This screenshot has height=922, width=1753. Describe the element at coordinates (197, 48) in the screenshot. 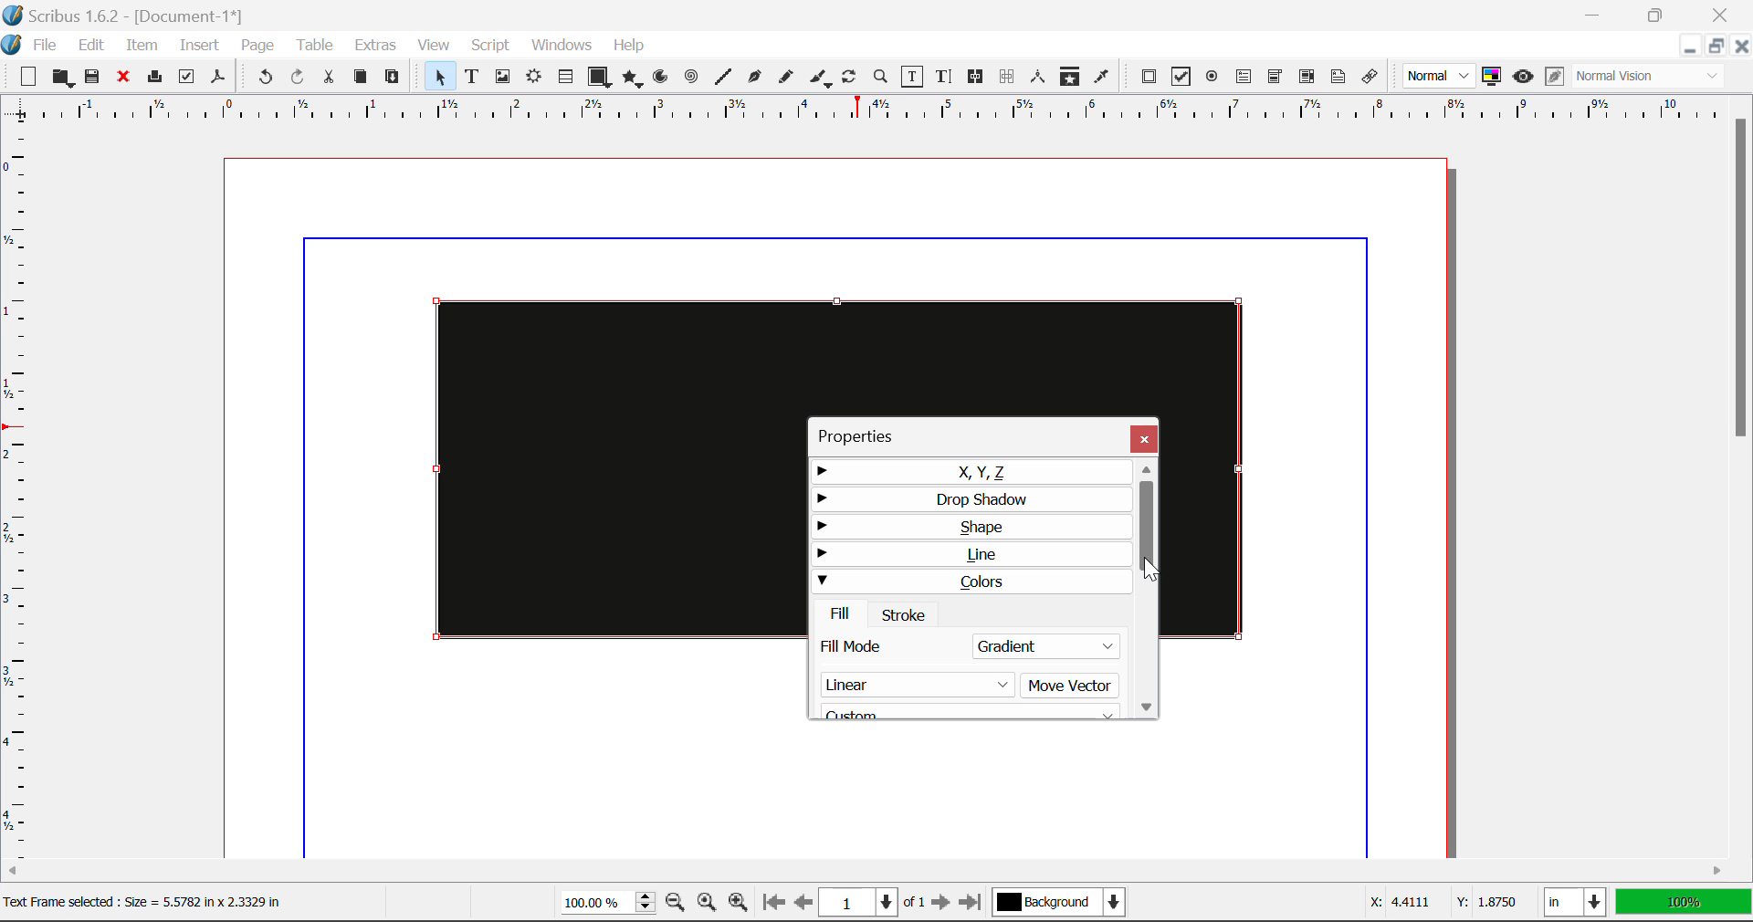

I see `Insert` at that location.